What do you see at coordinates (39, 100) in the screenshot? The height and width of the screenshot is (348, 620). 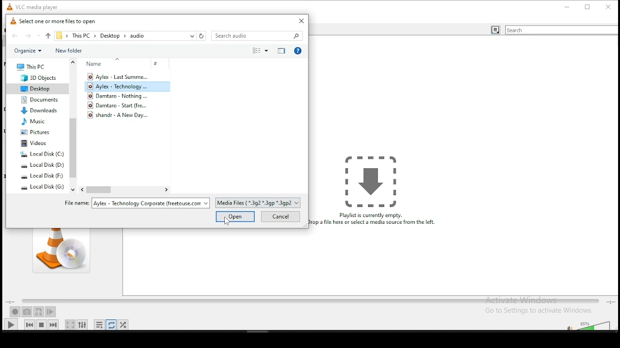 I see `documents` at bounding box center [39, 100].